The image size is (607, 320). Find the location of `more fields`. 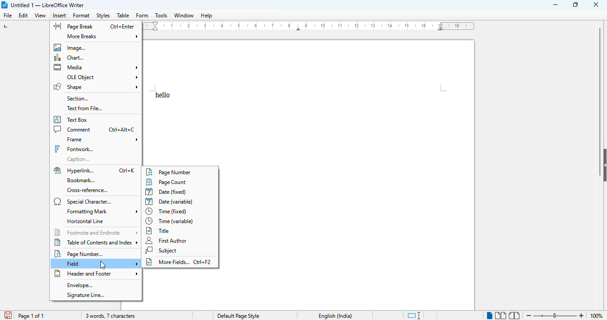

more fields is located at coordinates (179, 262).